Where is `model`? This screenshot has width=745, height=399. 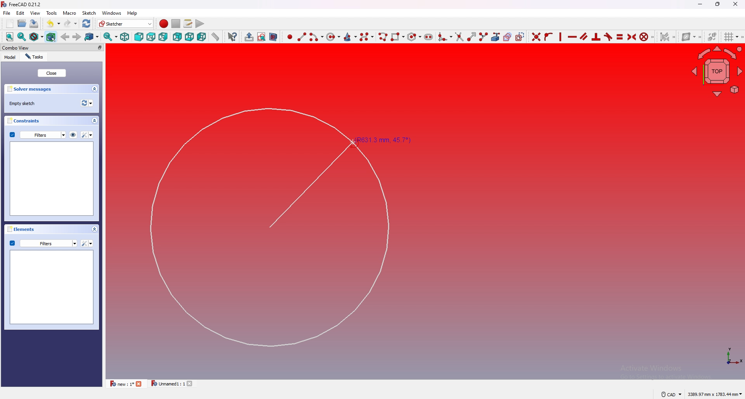
model is located at coordinates (10, 57).